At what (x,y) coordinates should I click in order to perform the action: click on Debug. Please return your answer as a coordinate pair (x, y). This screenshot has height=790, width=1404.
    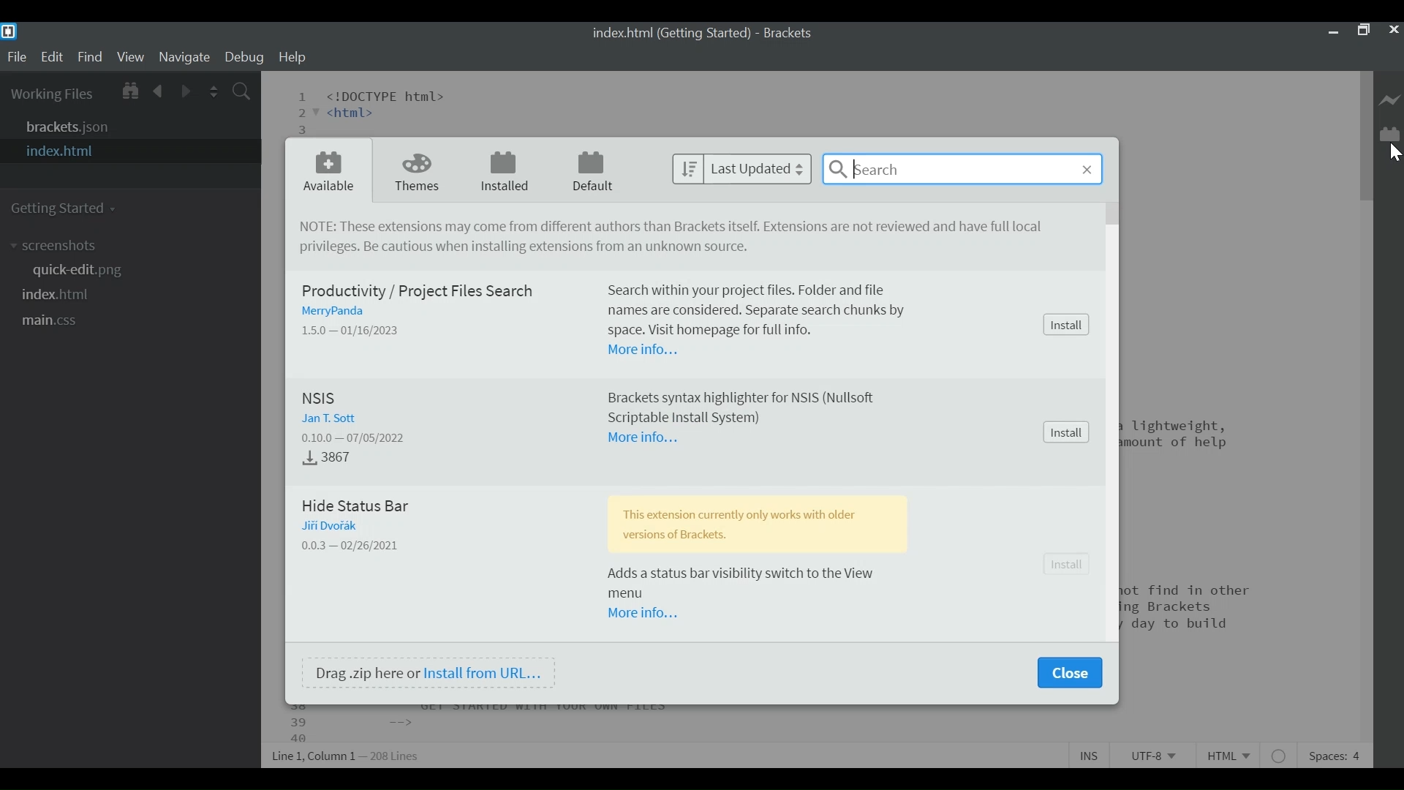
    Looking at the image, I should click on (246, 59).